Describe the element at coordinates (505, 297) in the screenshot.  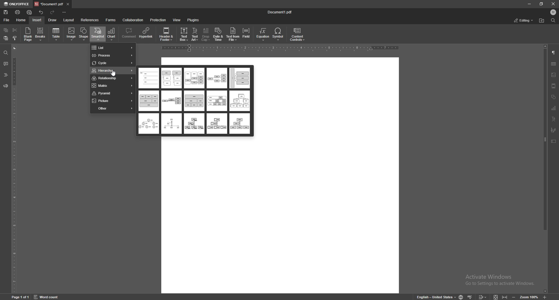
I see `fit to width` at that location.